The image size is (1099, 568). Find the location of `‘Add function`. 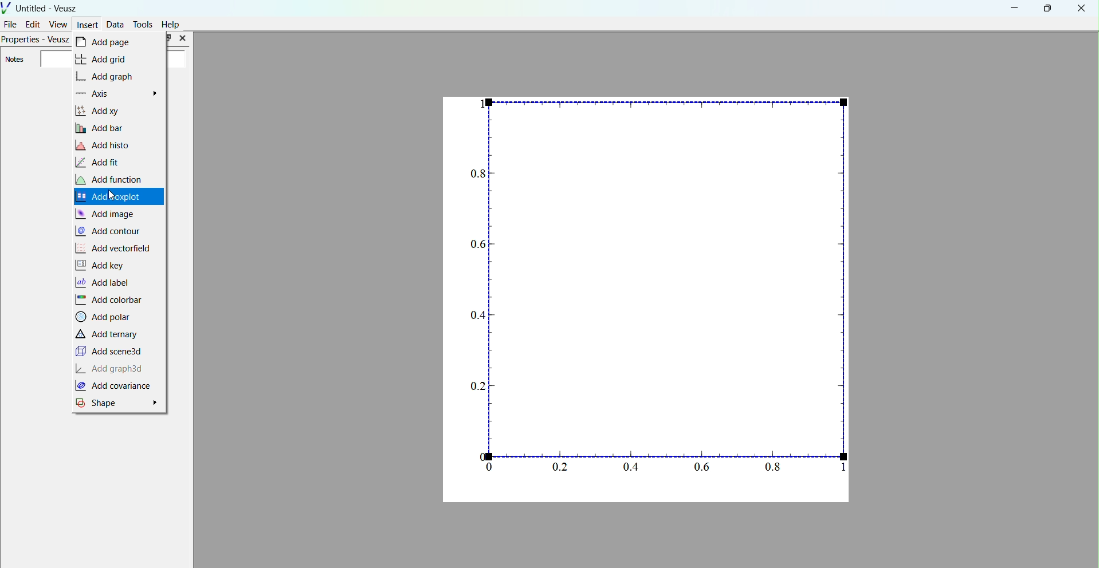

‘Add function is located at coordinates (114, 179).